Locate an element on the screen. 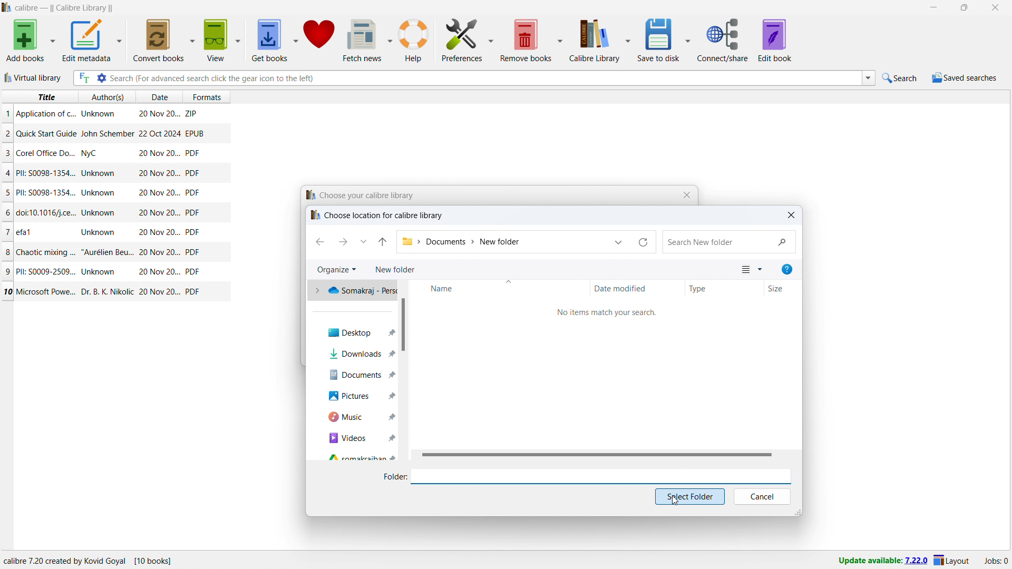 The width and height of the screenshot is (1012, 569). Folder is located at coordinates (389, 477).